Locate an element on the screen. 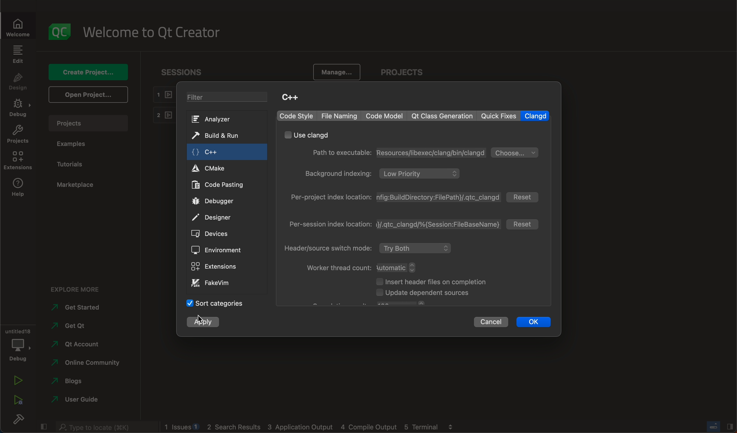 The image size is (737, 433). use clangd is located at coordinates (308, 135).